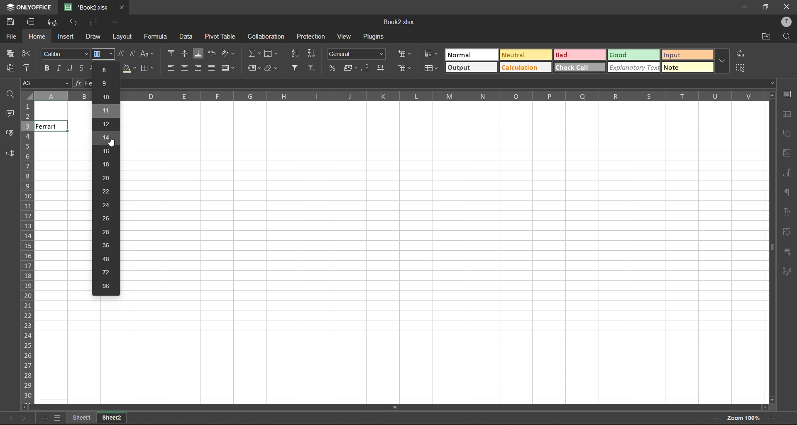 Image resolution: width=797 pixels, height=425 pixels. Describe the element at coordinates (743, 418) in the screenshot. I see `zoom factor` at that location.